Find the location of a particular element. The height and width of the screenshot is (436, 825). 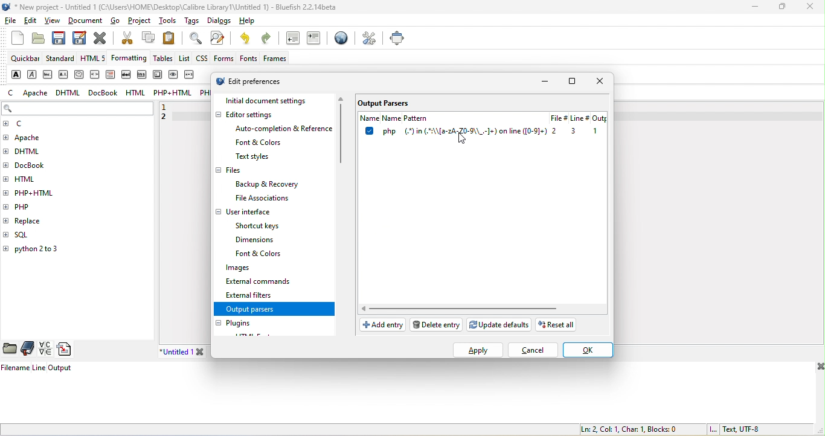

ok is located at coordinates (589, 350).